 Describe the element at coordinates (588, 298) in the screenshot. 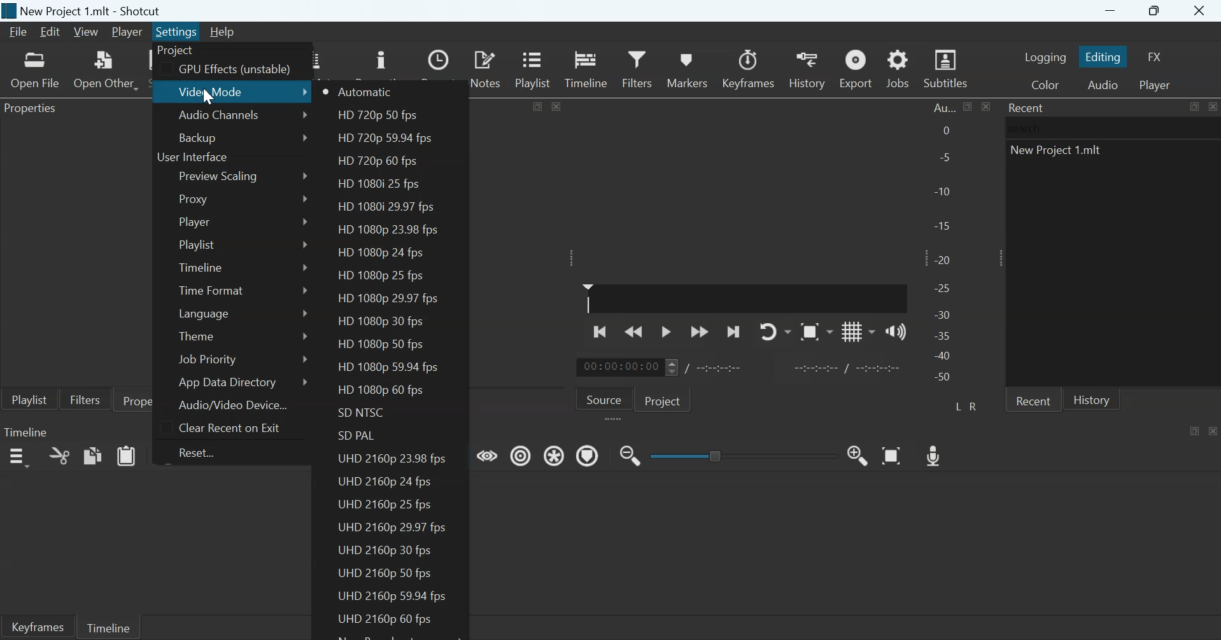

I see `Playhead` at that location.